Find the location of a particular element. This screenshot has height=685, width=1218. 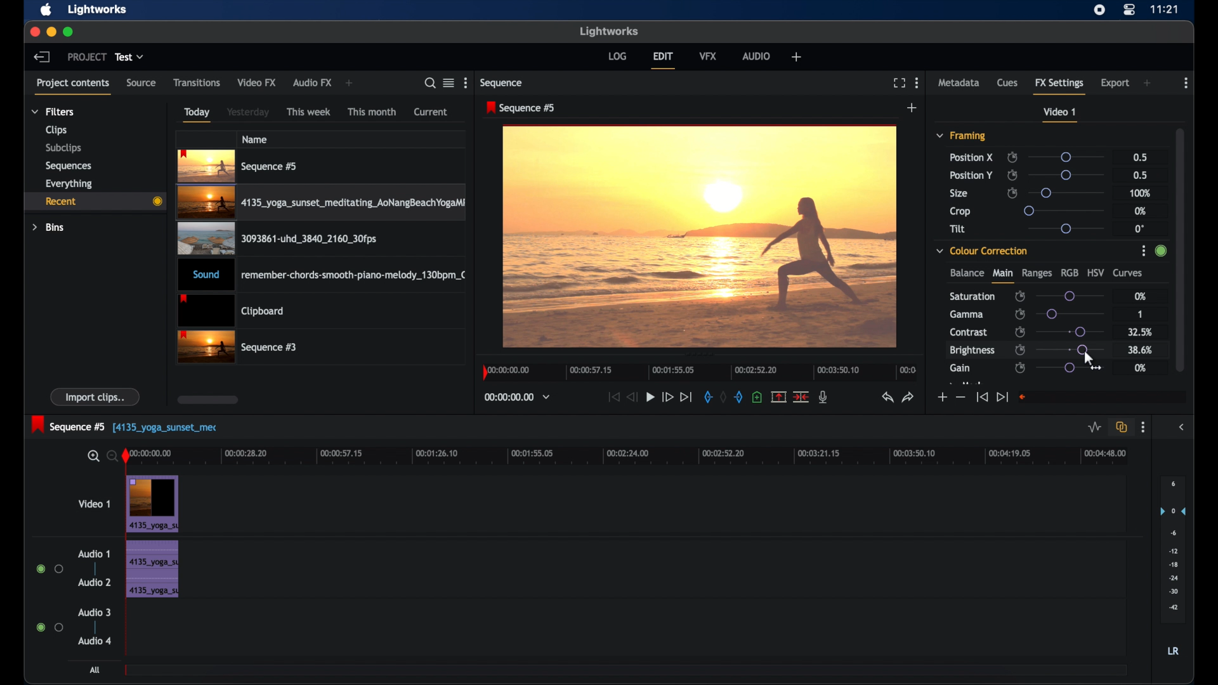

ranges is located at coordinates (1037, 273).